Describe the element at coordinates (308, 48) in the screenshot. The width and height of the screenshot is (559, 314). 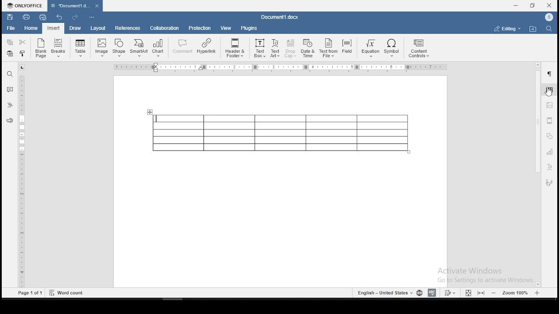
I see `Date & Time` at that location.